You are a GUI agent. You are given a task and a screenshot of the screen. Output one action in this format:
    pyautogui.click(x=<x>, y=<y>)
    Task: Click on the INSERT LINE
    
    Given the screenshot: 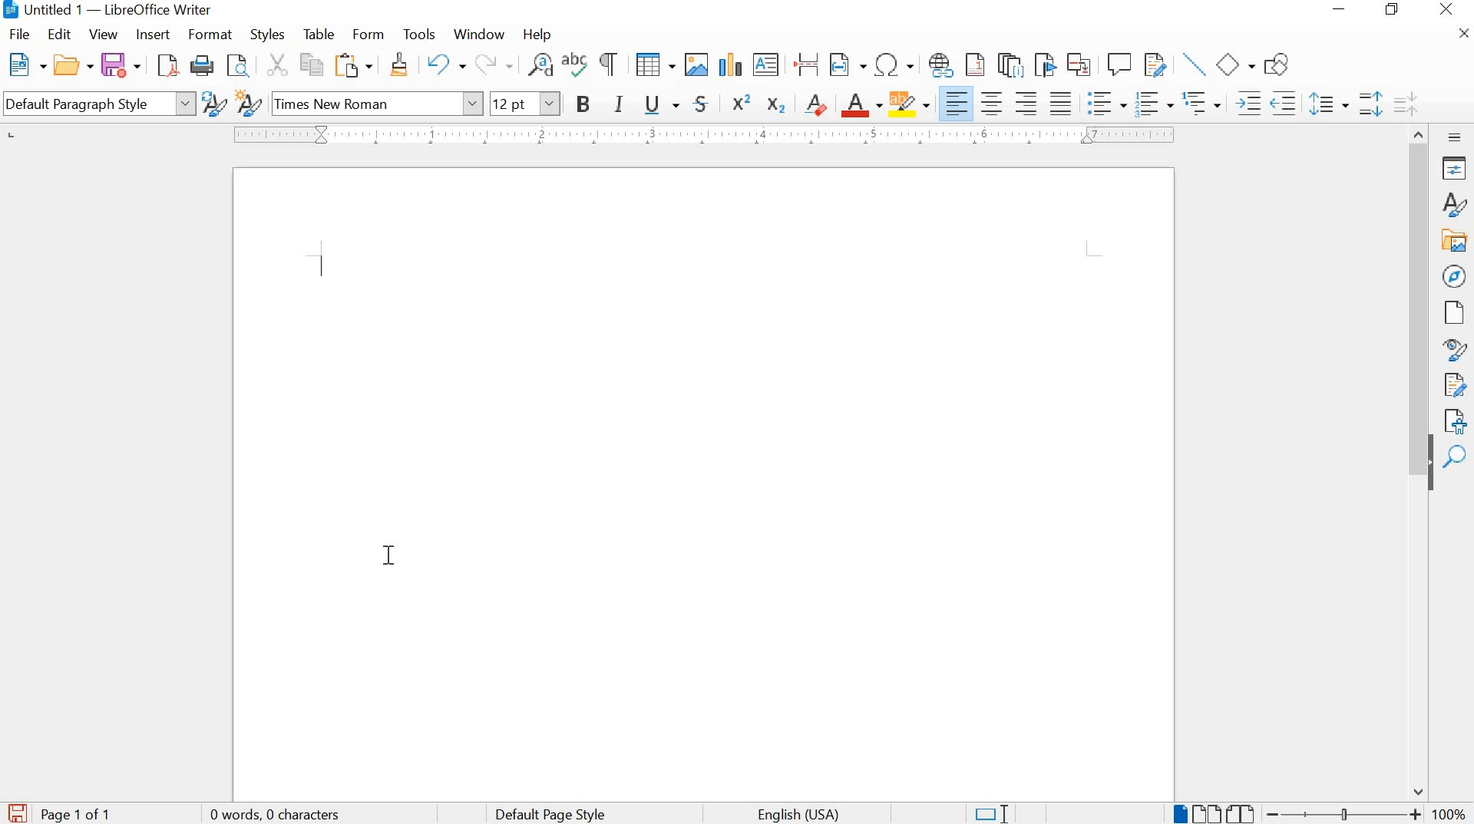 What is the action you would take?
    pyautogui.click(x=1194, y=65)
    